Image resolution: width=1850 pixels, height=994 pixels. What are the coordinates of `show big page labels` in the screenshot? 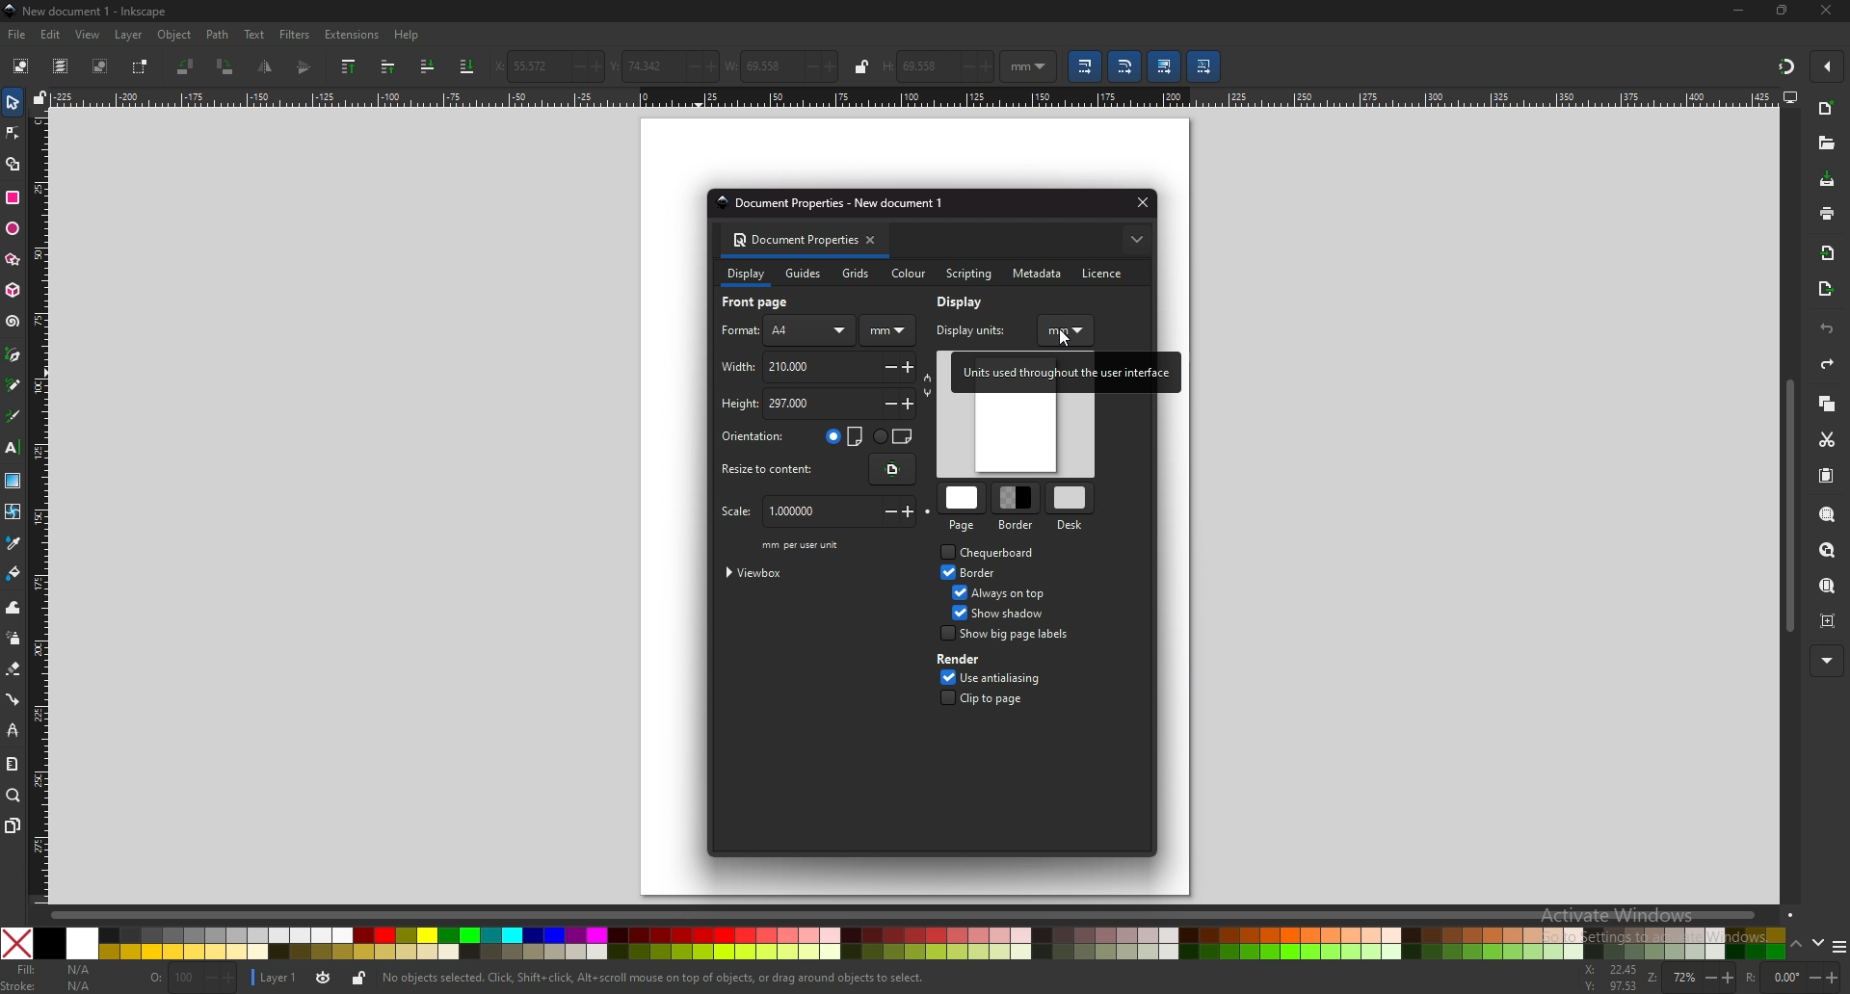 It's located at (1017, 633).